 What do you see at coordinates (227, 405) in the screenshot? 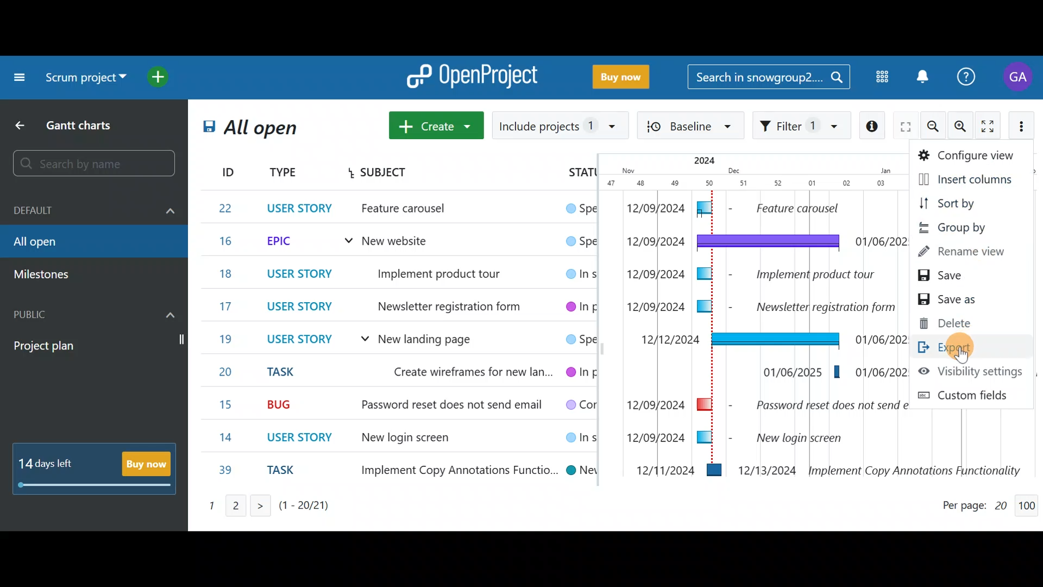
I see `15` at bounding box center [227, 405].